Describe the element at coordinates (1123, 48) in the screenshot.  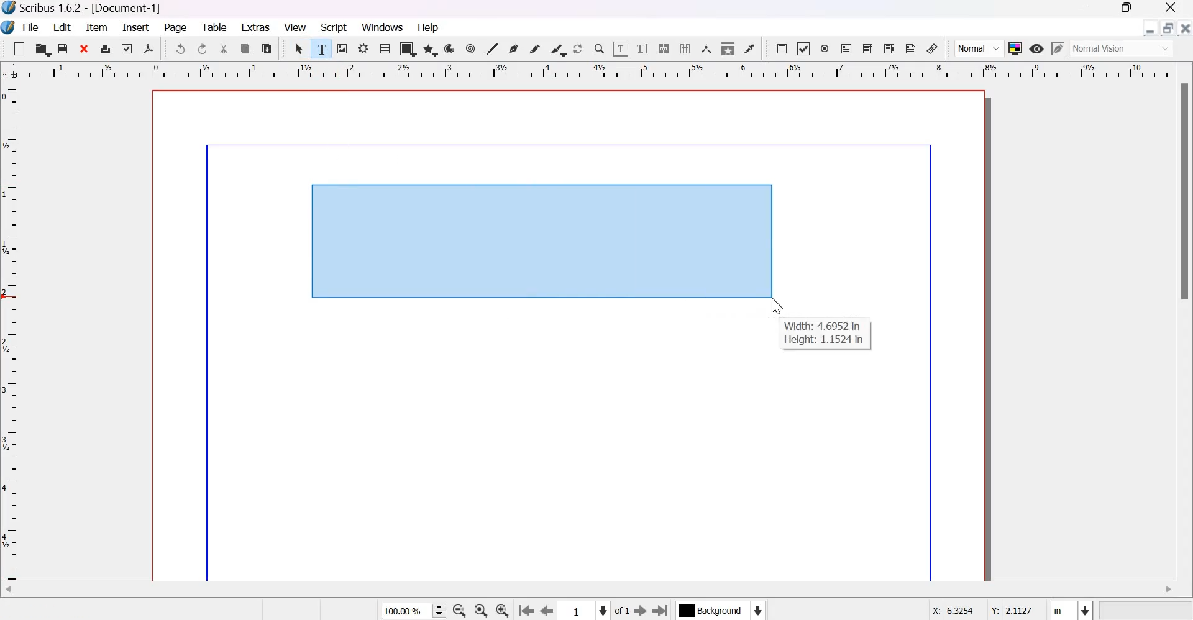
I see `Normal Vision` at that location.